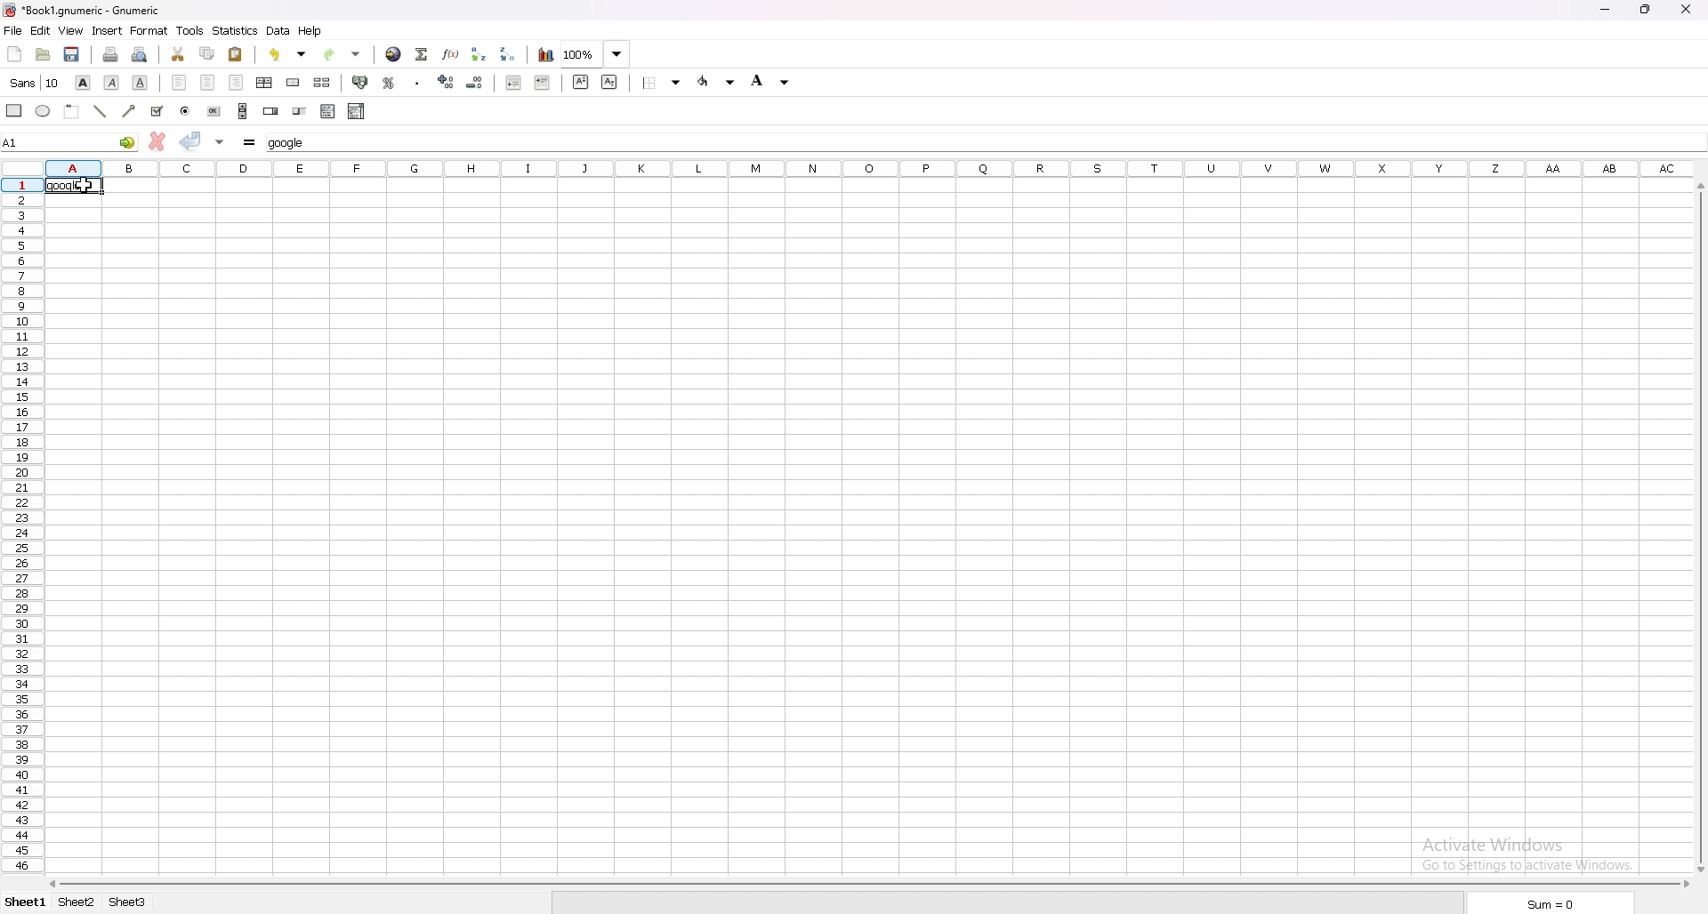 The image size is (1708, 914). What do you see at coordinates (249, 141) in the screenshot?
I see `formula` at bounding box center [249, 141].